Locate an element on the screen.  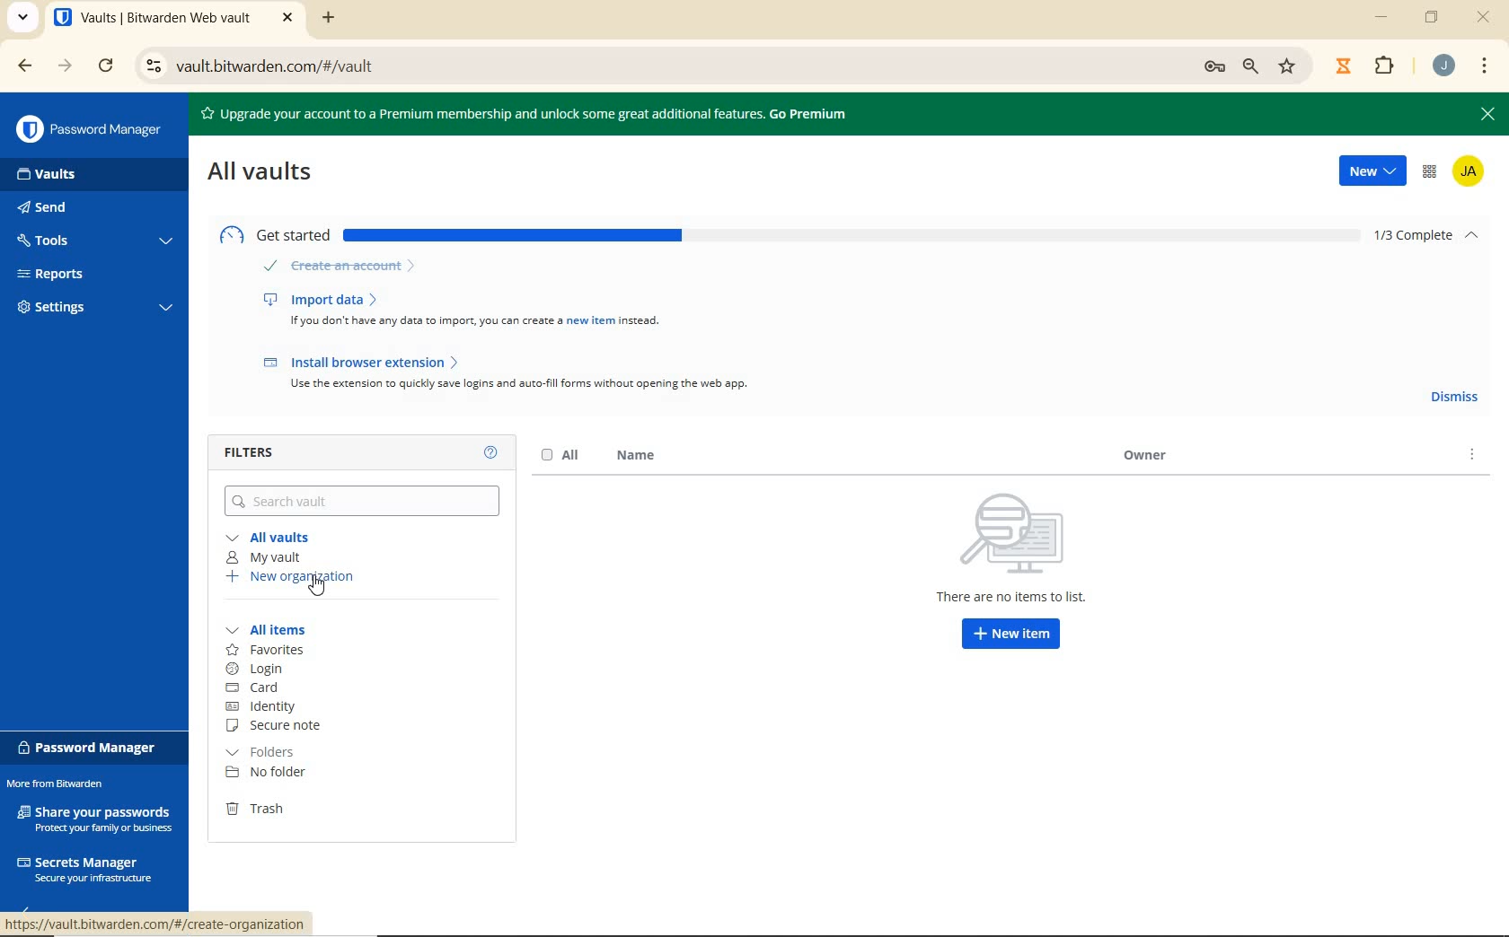
install browser extension is located at coordinates (510, 372).